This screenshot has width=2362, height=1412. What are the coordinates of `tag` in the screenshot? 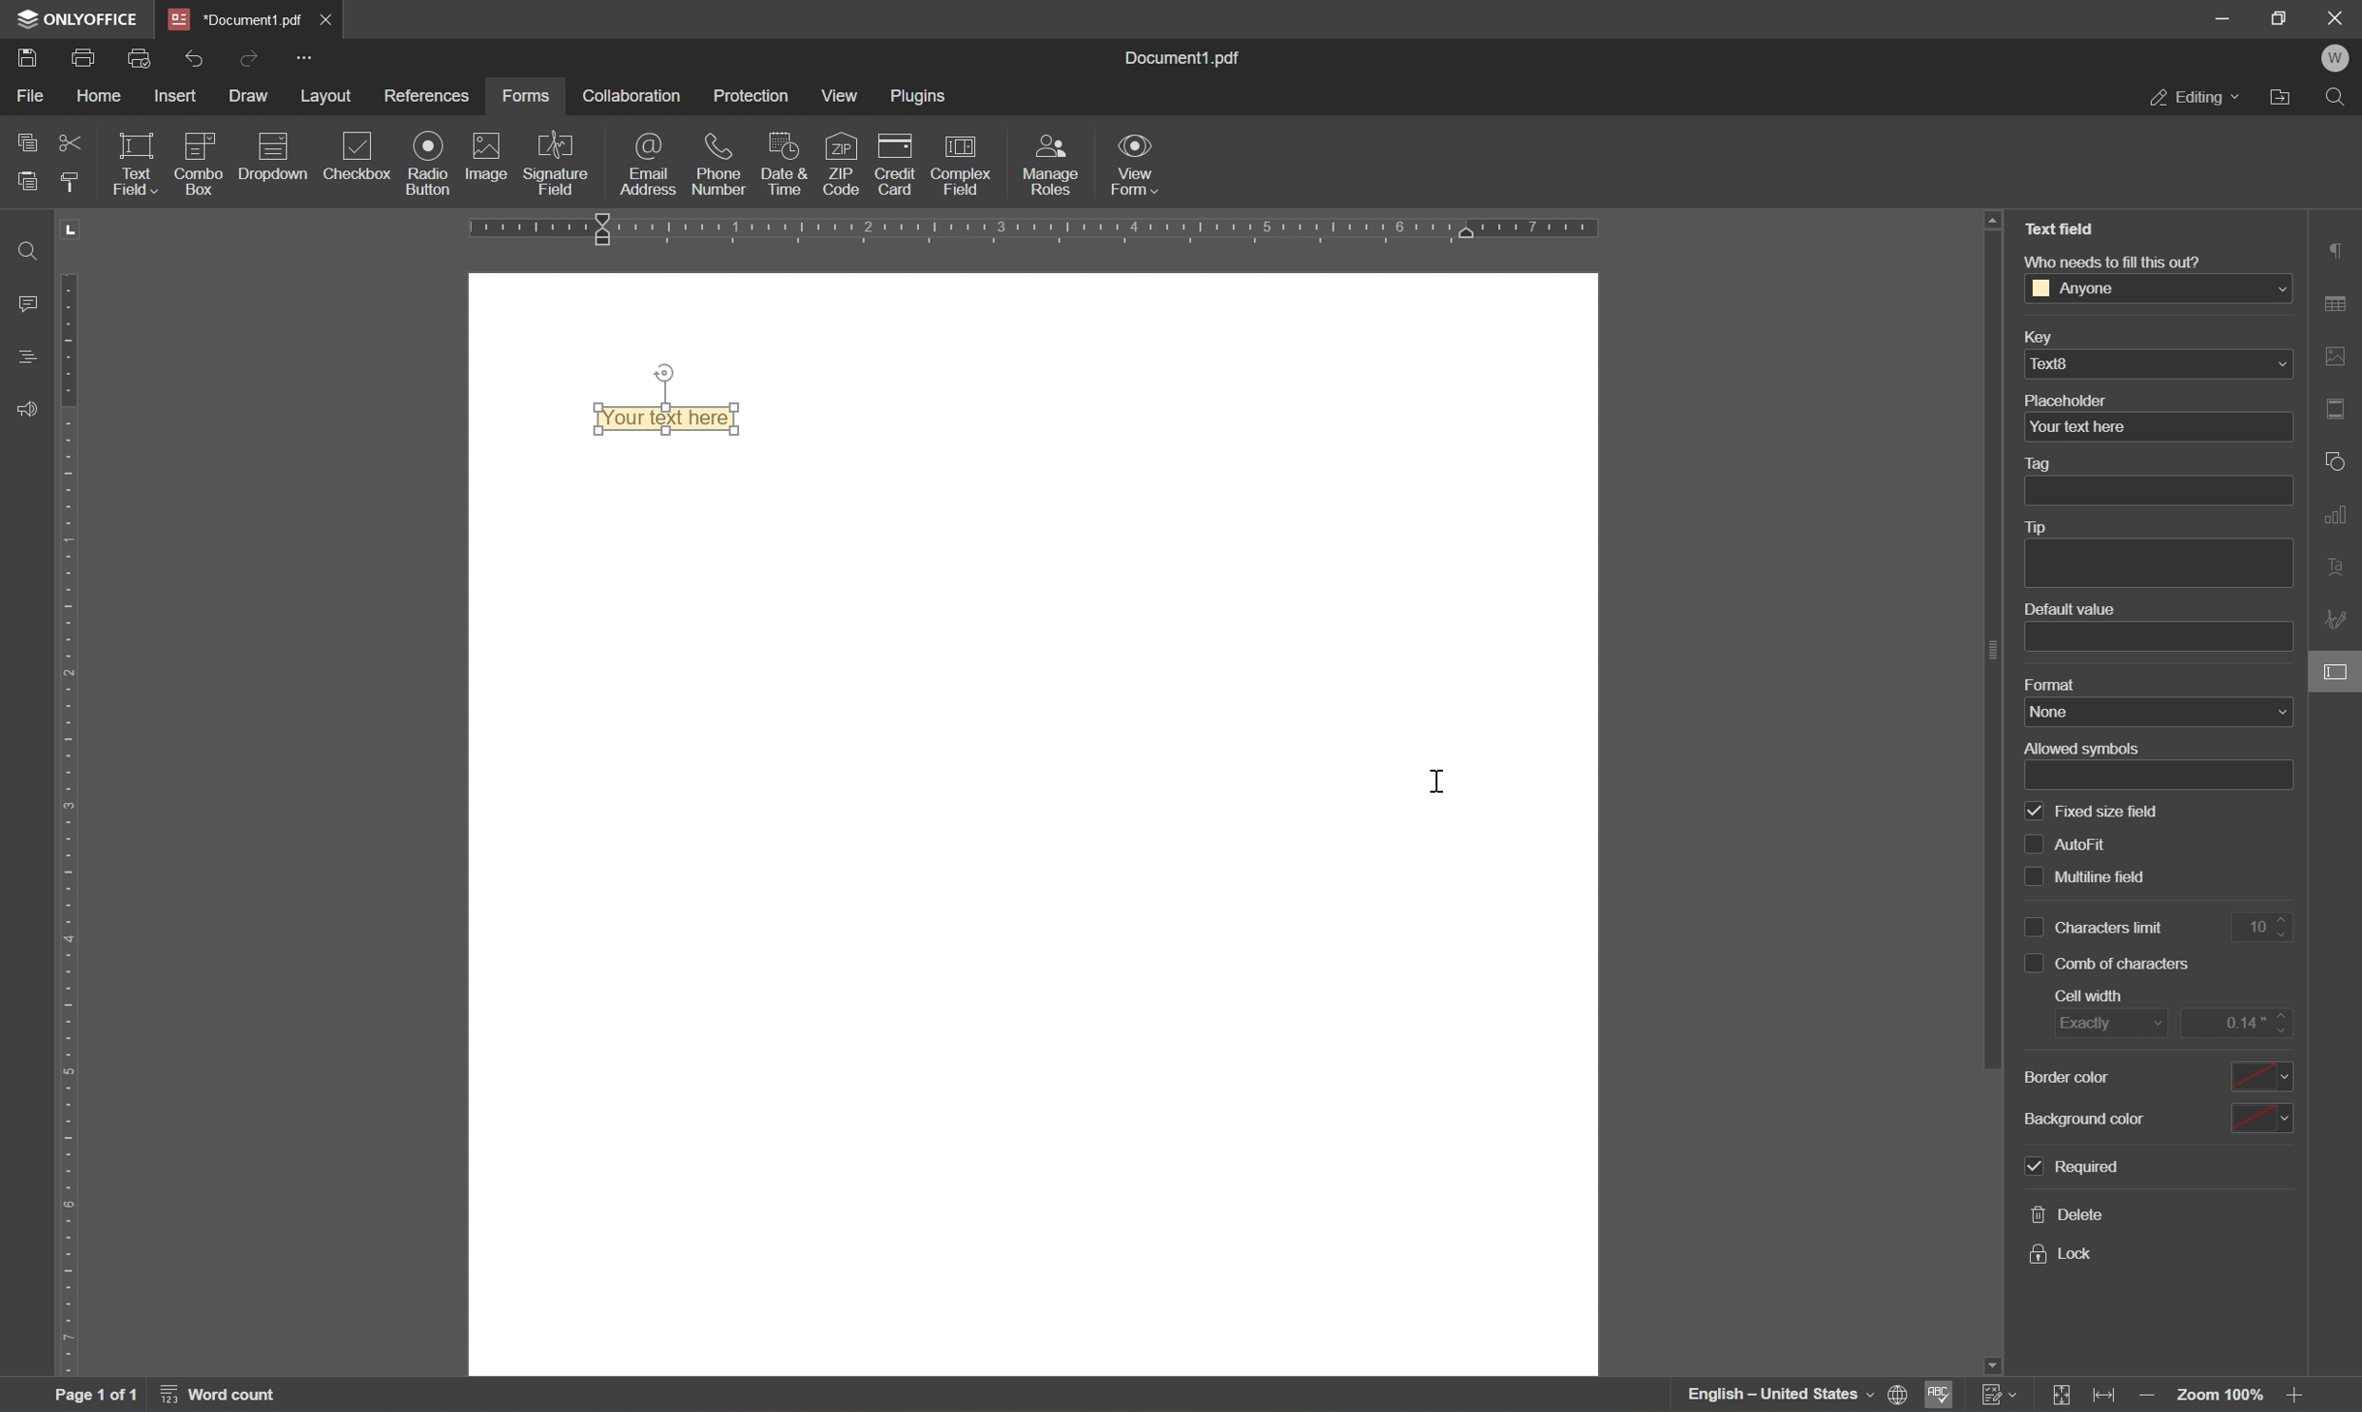 It's located at (2048, 461).